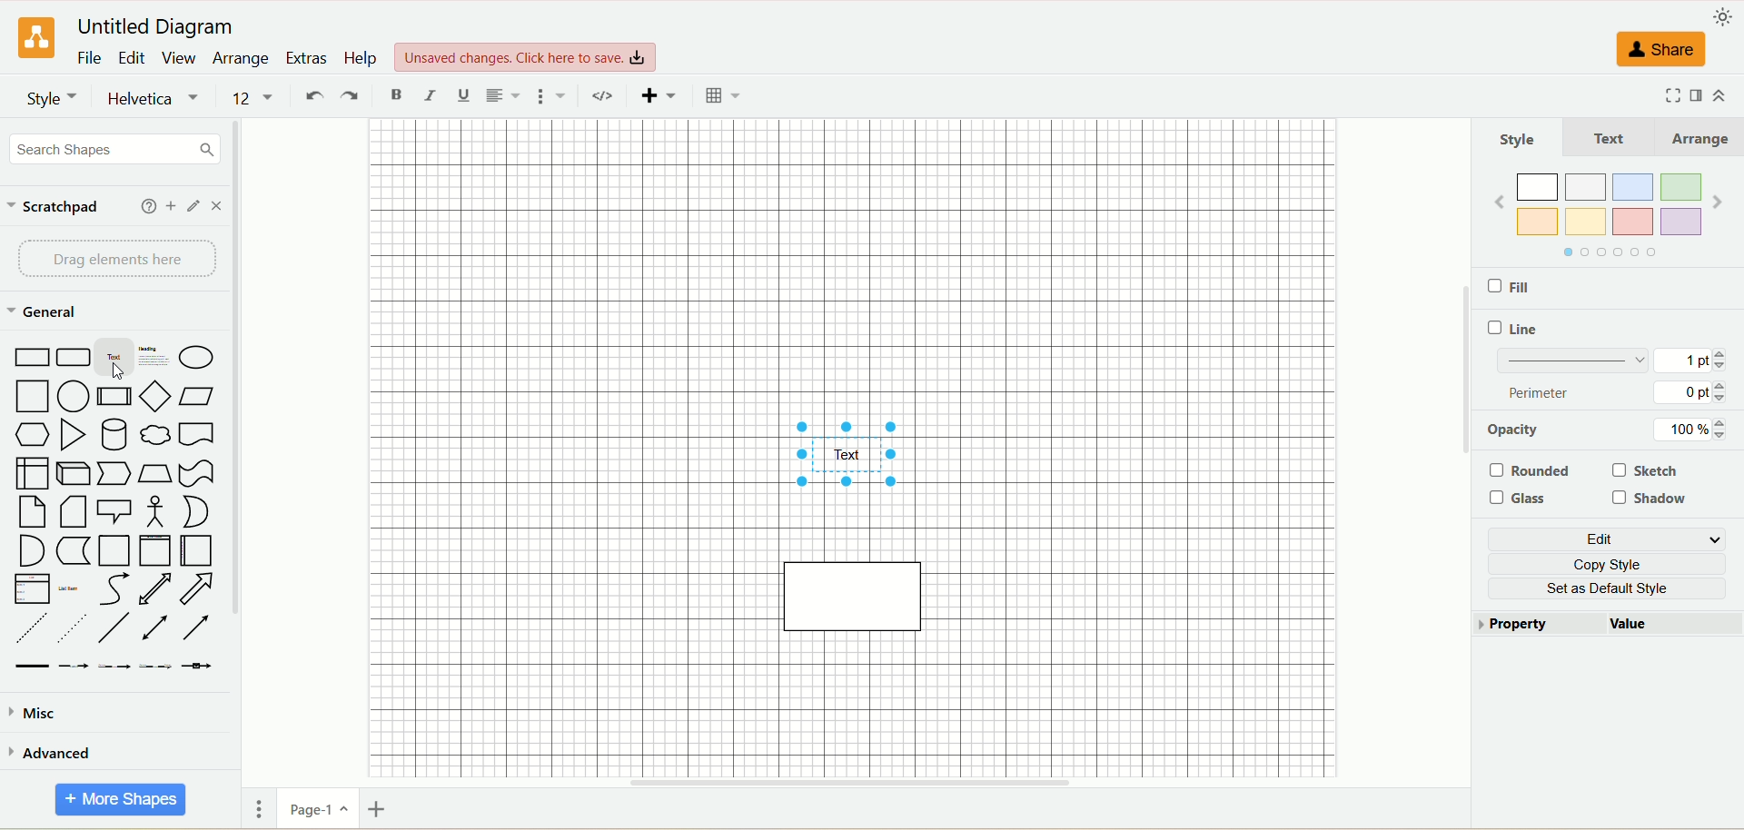 The image size is (1744, 830). Describe the element at coordinates (662, 96) in the screenshot. I see `insert` at that location.